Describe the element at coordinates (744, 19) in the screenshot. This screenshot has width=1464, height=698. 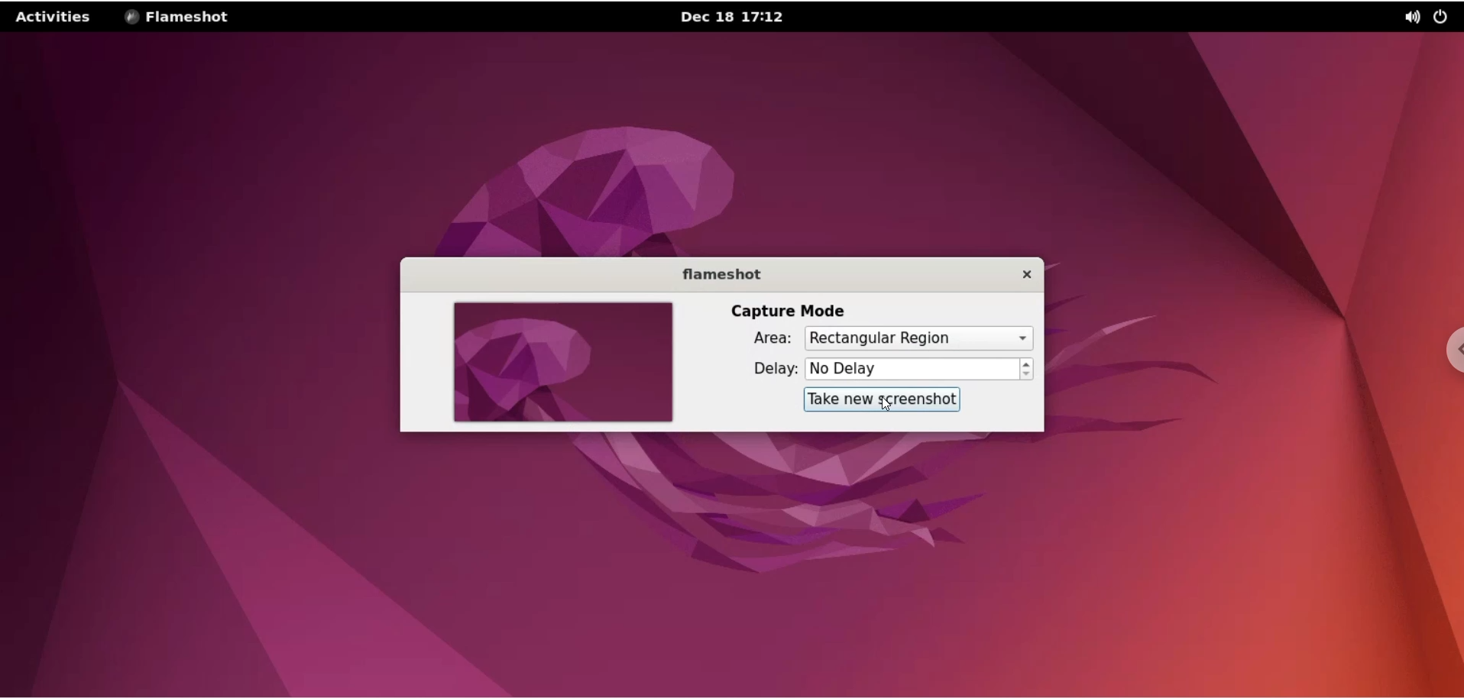
I see `date and time` at that location.